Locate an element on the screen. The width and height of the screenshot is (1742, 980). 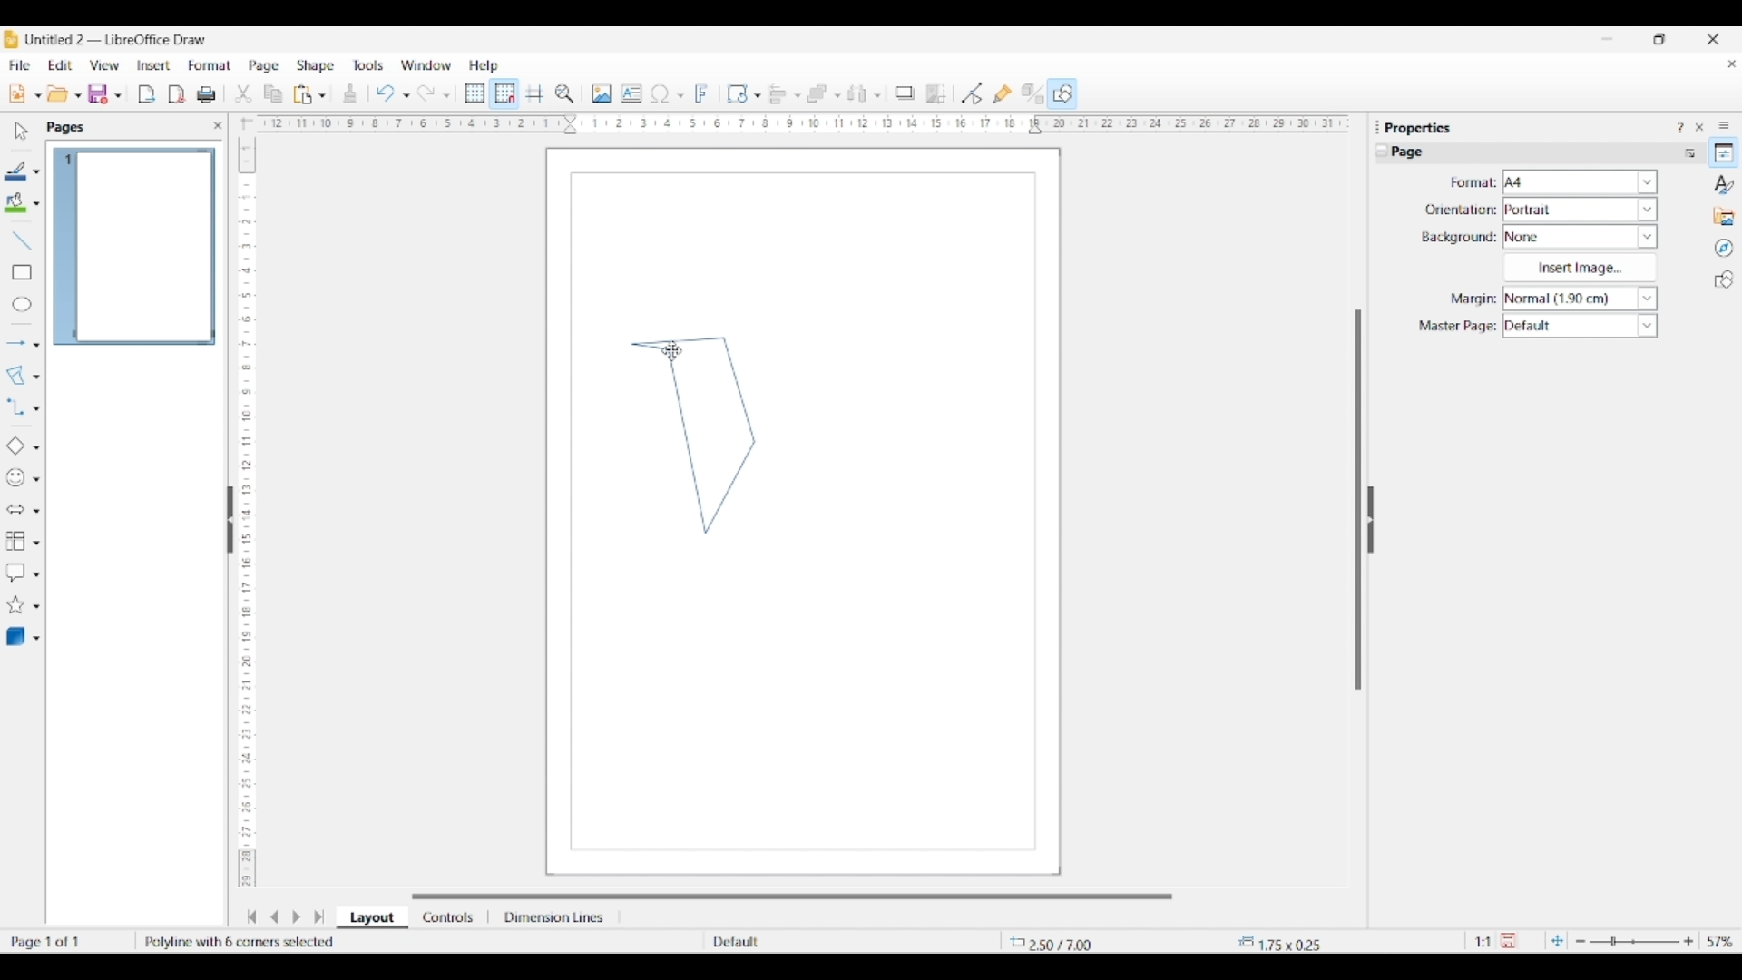
Selected basic shape is located at coordinates (15, 446).